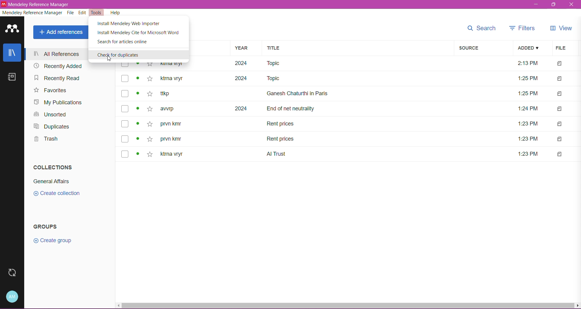 The height and width of the screenshot is (309, 581). I want to click on file, so click(527, 124).